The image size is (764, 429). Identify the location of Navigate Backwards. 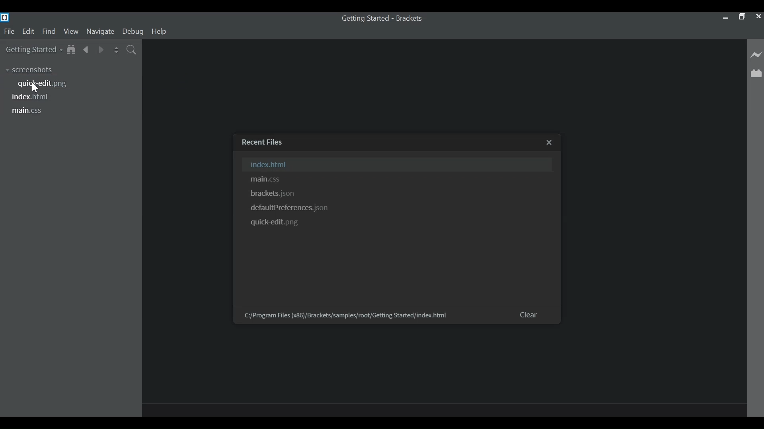
(88, 49).